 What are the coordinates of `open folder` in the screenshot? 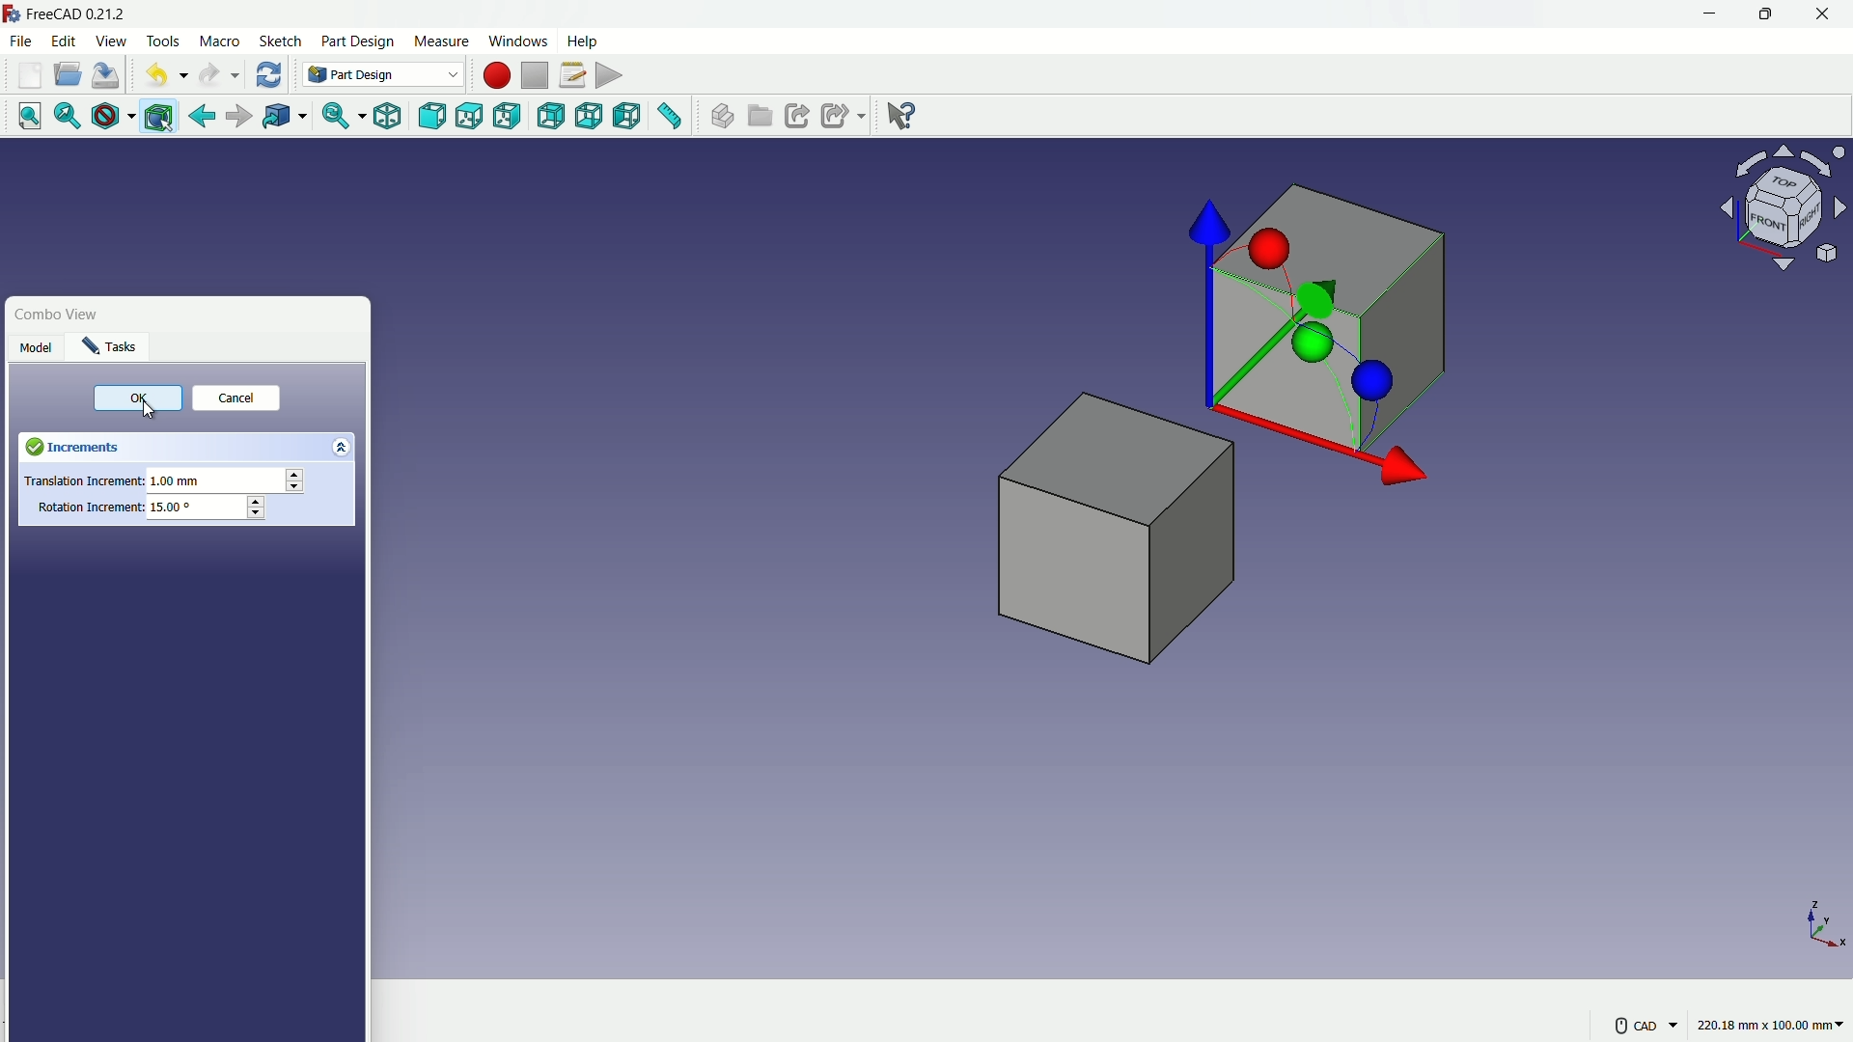 It's located at (68, 75).